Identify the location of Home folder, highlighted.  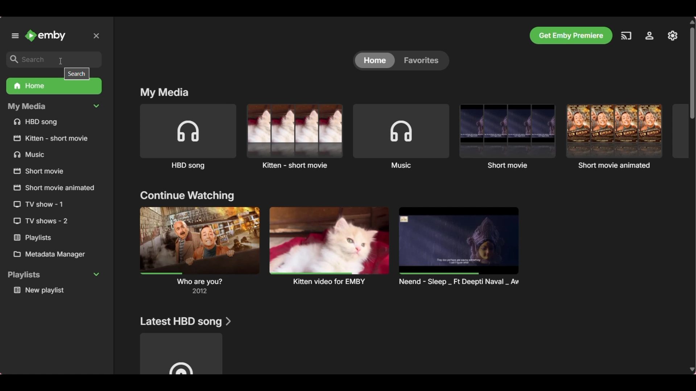
(54, 87).